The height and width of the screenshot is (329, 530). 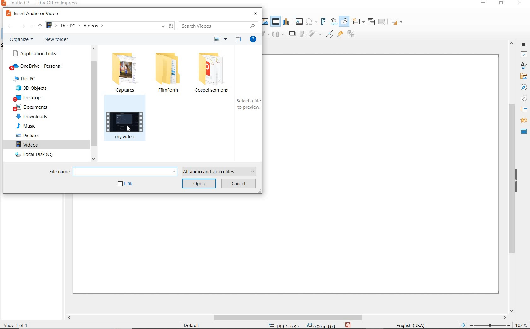 What do you see at coordinates (34, 155) in the screenshot?
I see `local disk` at bounding box center [34, 155].